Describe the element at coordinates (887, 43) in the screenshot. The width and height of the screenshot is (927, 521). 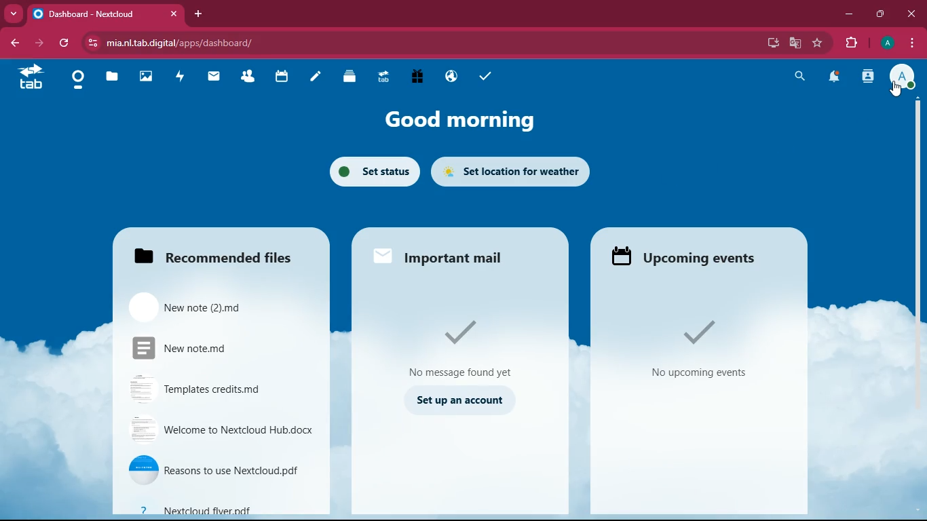
I see `profile` at that location.